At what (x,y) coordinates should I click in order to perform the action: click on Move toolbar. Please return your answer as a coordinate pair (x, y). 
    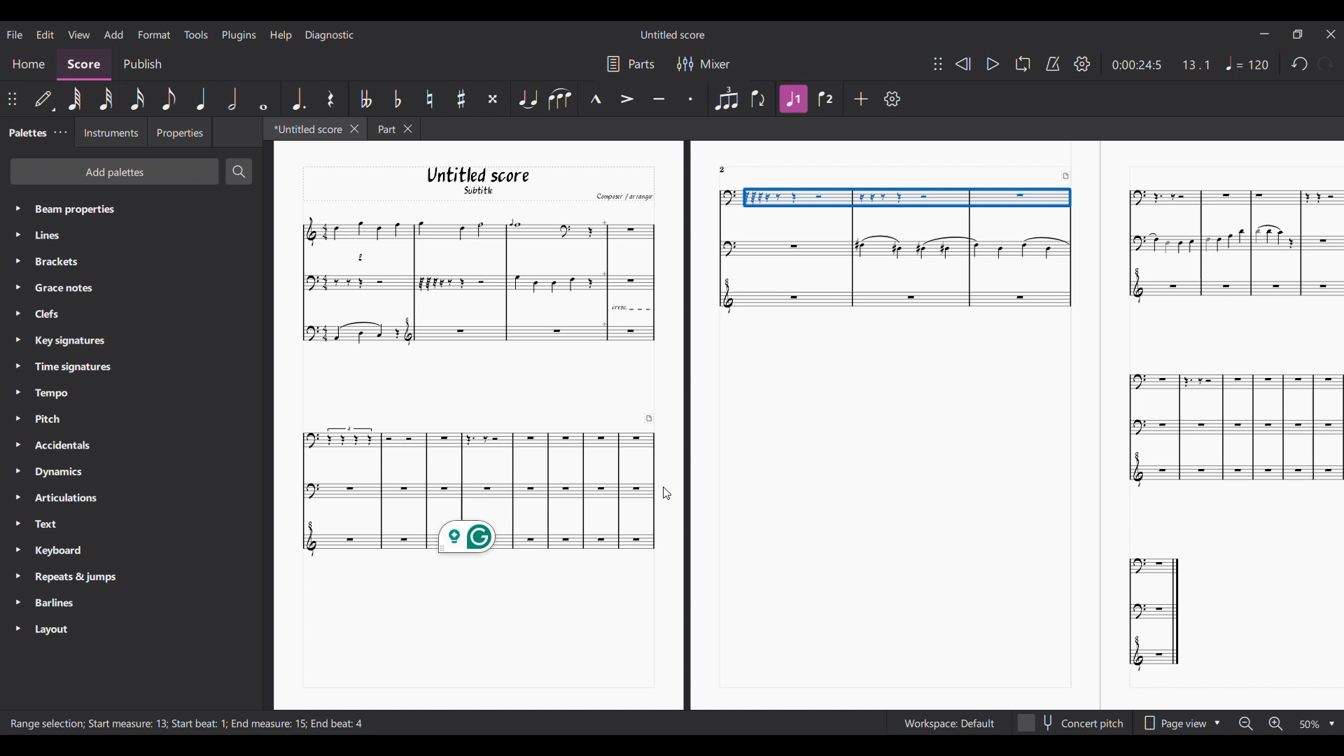
    Looking at the image, I should click on (938, 64).